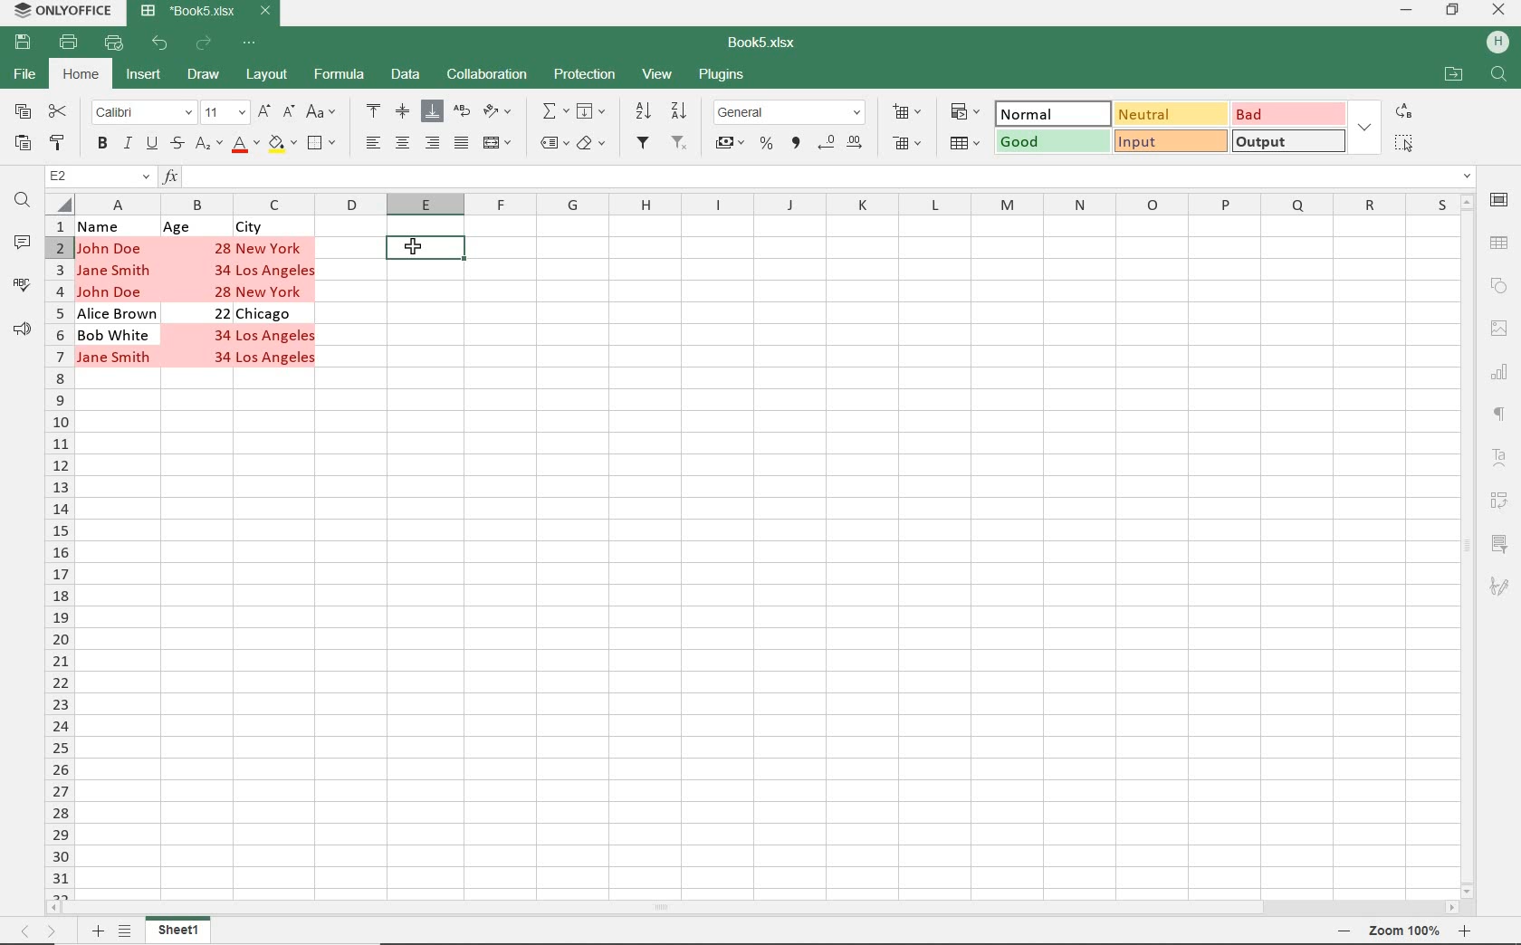 Image resolution: width=1521 pixels, height=945 pixels. Describe the element at coordinates (584, 76) in the screenshot. I see `PROTECTION` at that location.